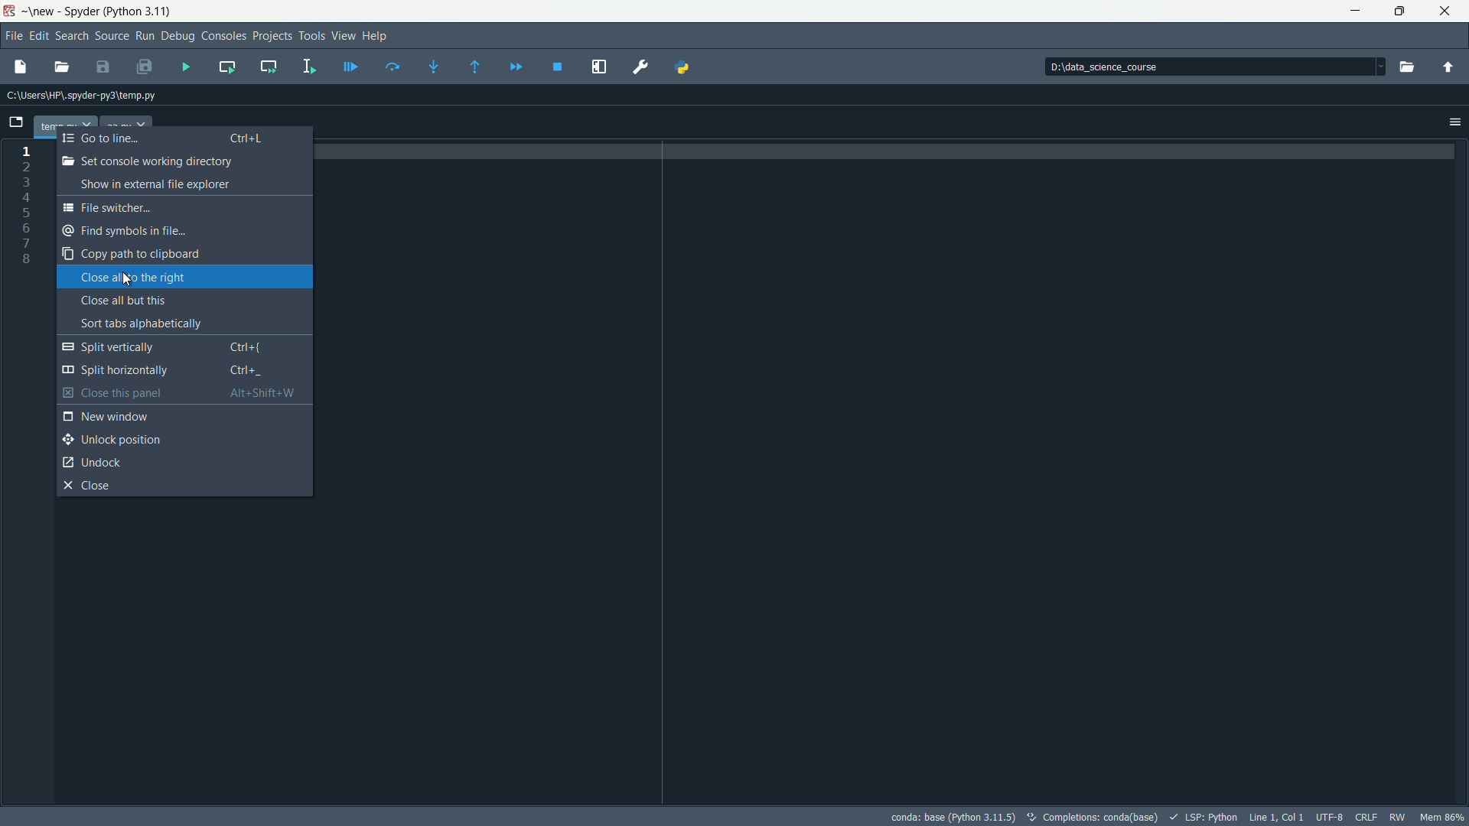  Describe the element at coordinates (93, 460) in the screenshot. I see `undock` at that location.